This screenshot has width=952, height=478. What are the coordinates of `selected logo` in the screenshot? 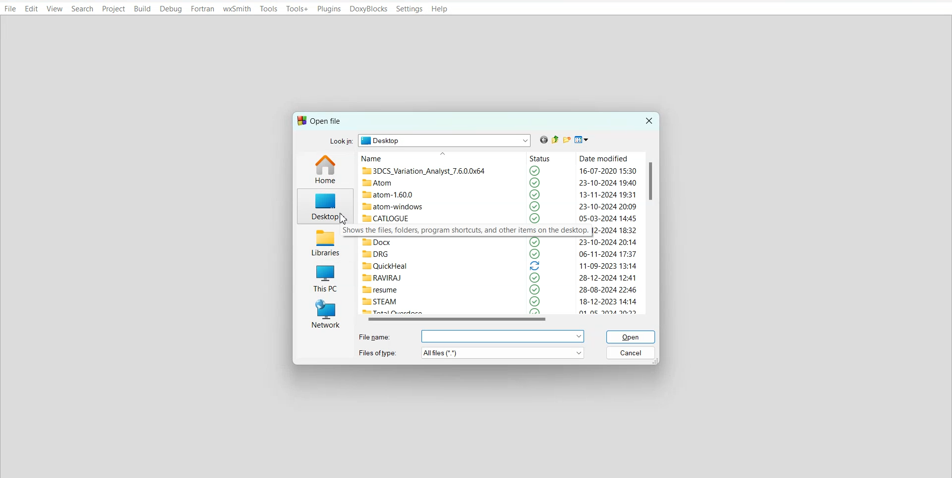 It's located at (534, 194).